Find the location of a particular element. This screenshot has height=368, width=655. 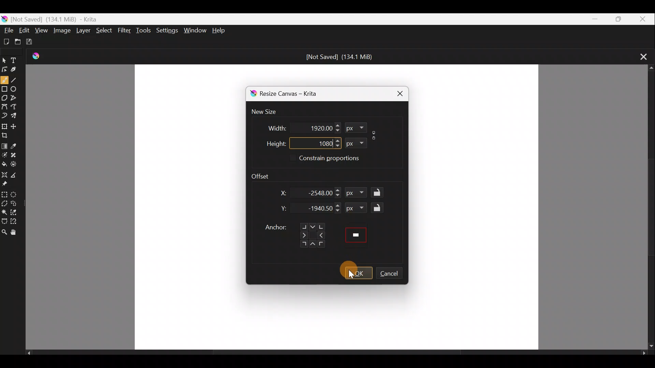

Lock/Unlock is located at coordinates (379, 208).